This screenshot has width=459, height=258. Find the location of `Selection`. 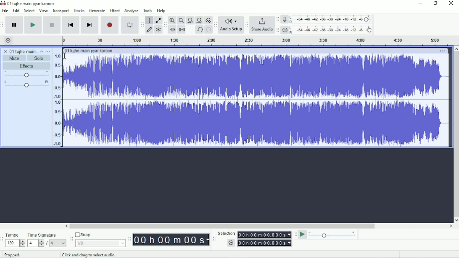

Selection is located at coordinates (226, 233).